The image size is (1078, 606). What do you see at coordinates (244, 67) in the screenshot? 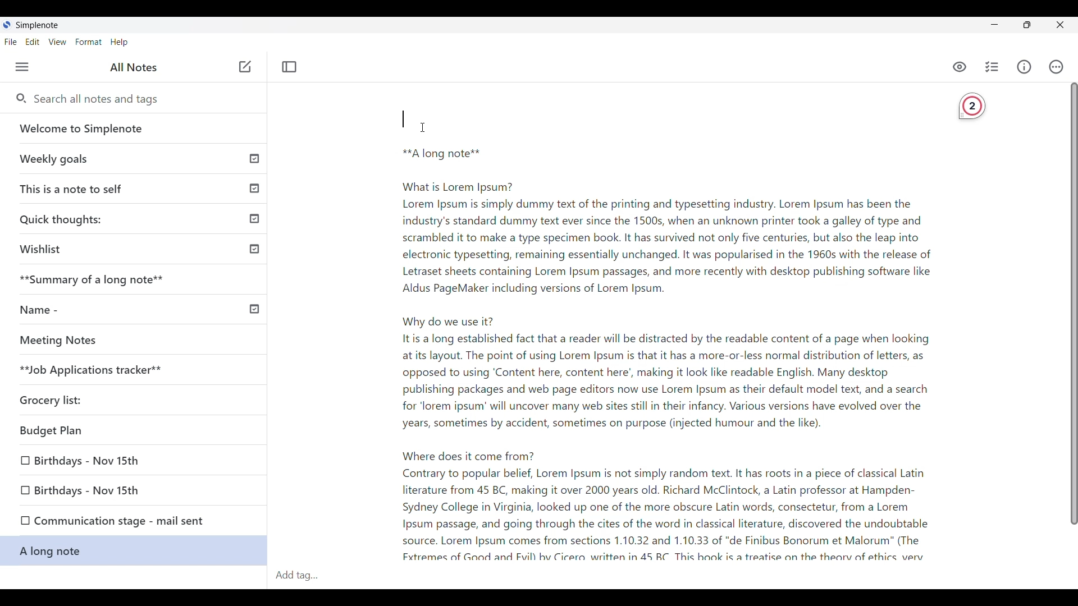
I see `Add note` at bounding box center [244, 67].